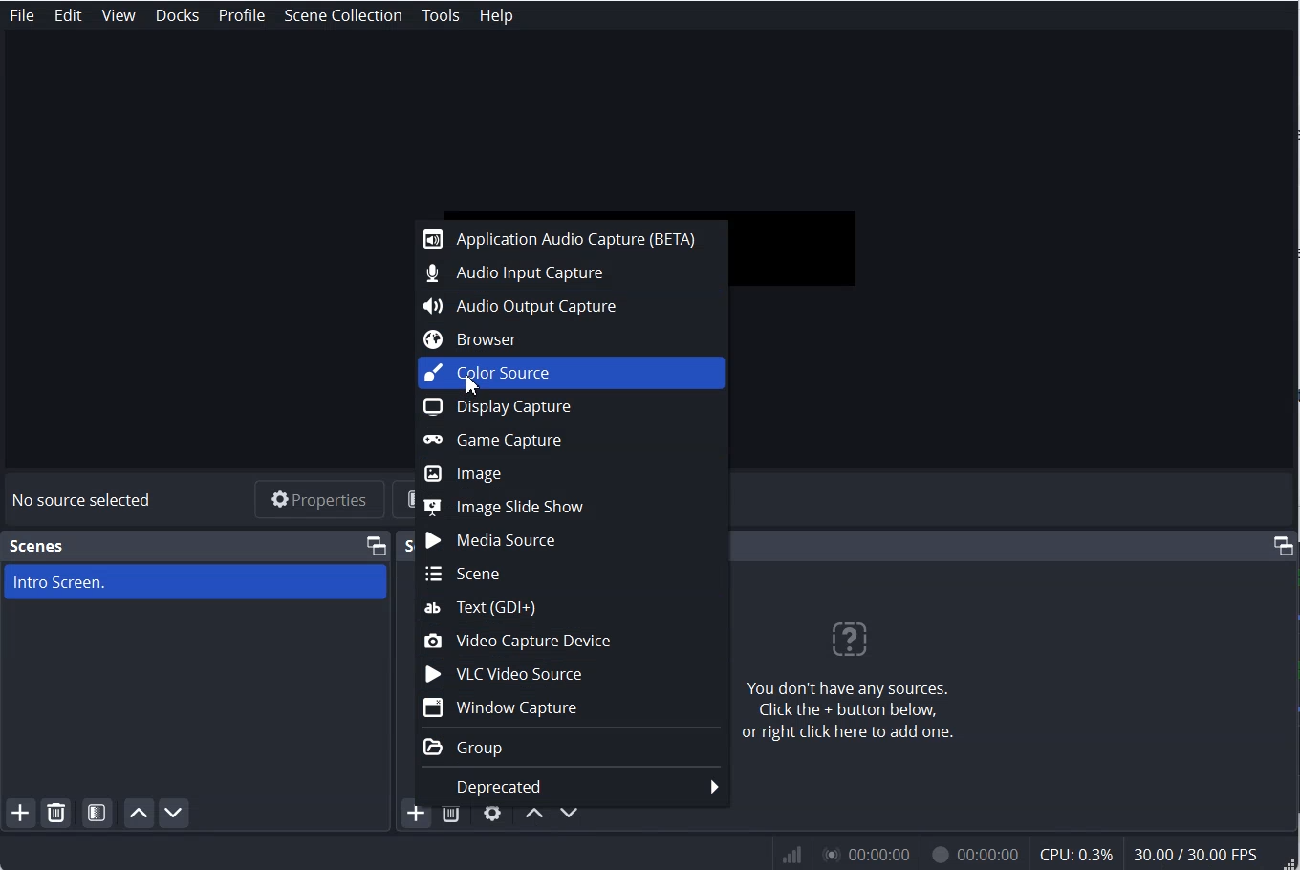  I want to click on Open Scene Filter, so click(98, 813).